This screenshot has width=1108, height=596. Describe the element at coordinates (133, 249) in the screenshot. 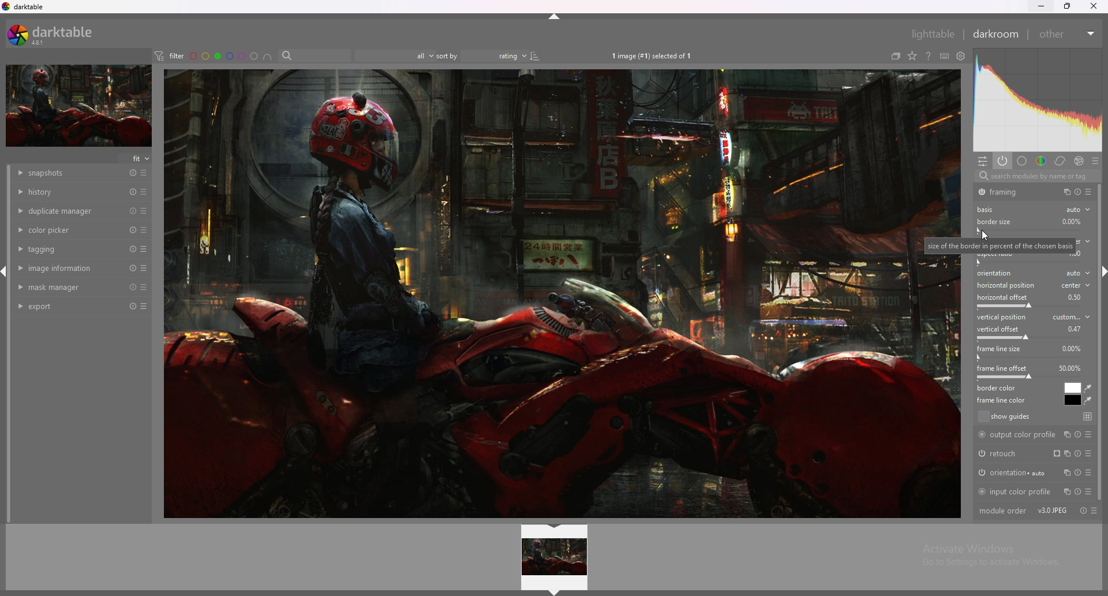

I see `reset` at that location.